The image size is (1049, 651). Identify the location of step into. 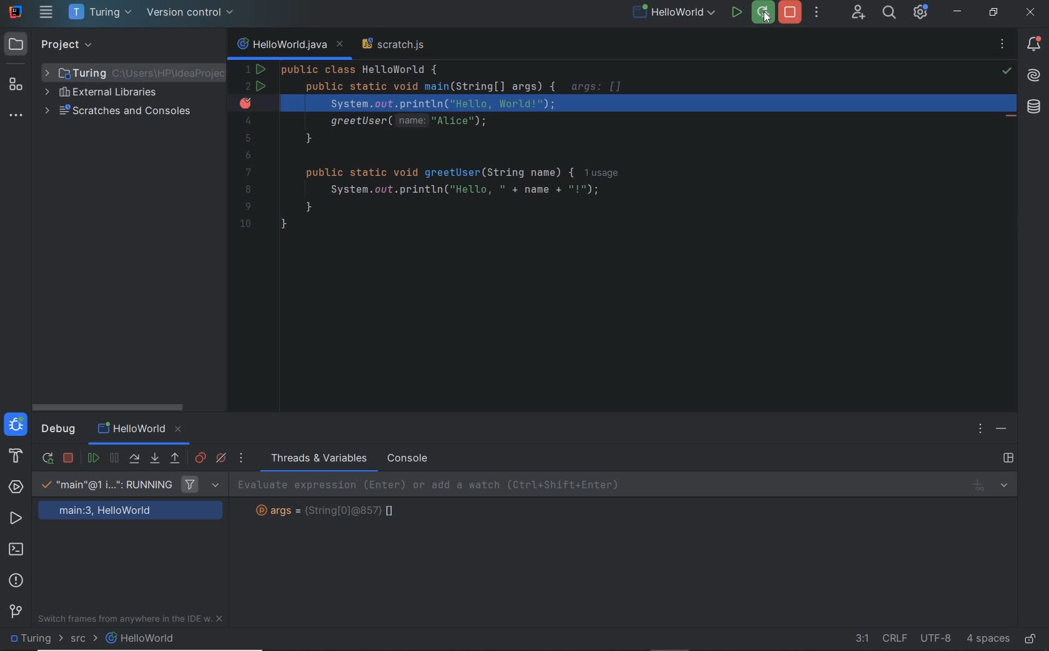
(154, 458).